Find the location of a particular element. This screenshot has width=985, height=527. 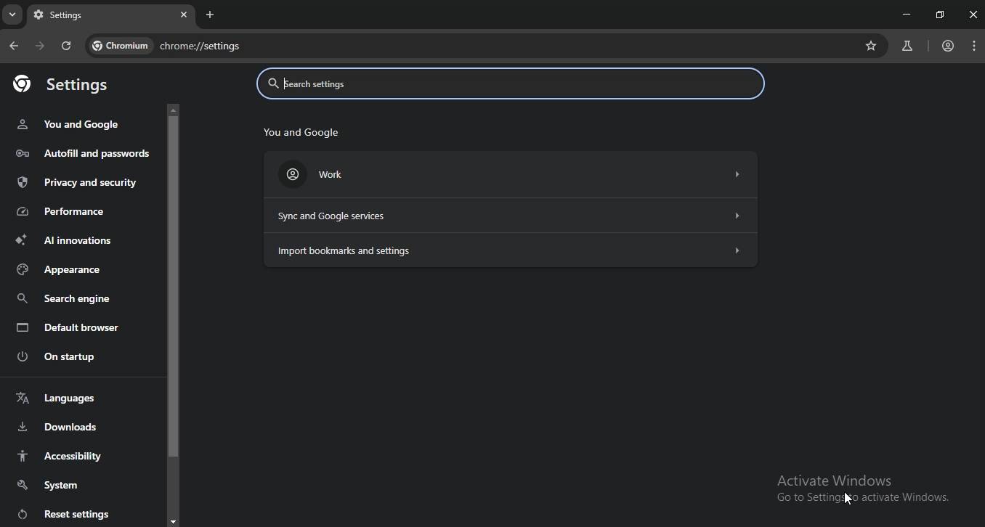

chromium is located at coordinates (118, 44).